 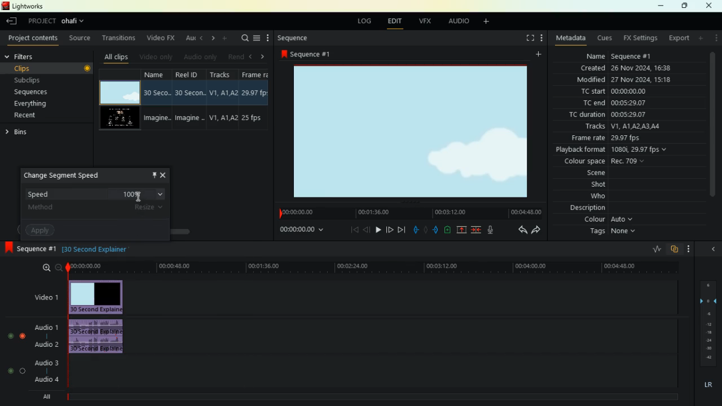 I want to click on bins, so click(x=26, y=132).